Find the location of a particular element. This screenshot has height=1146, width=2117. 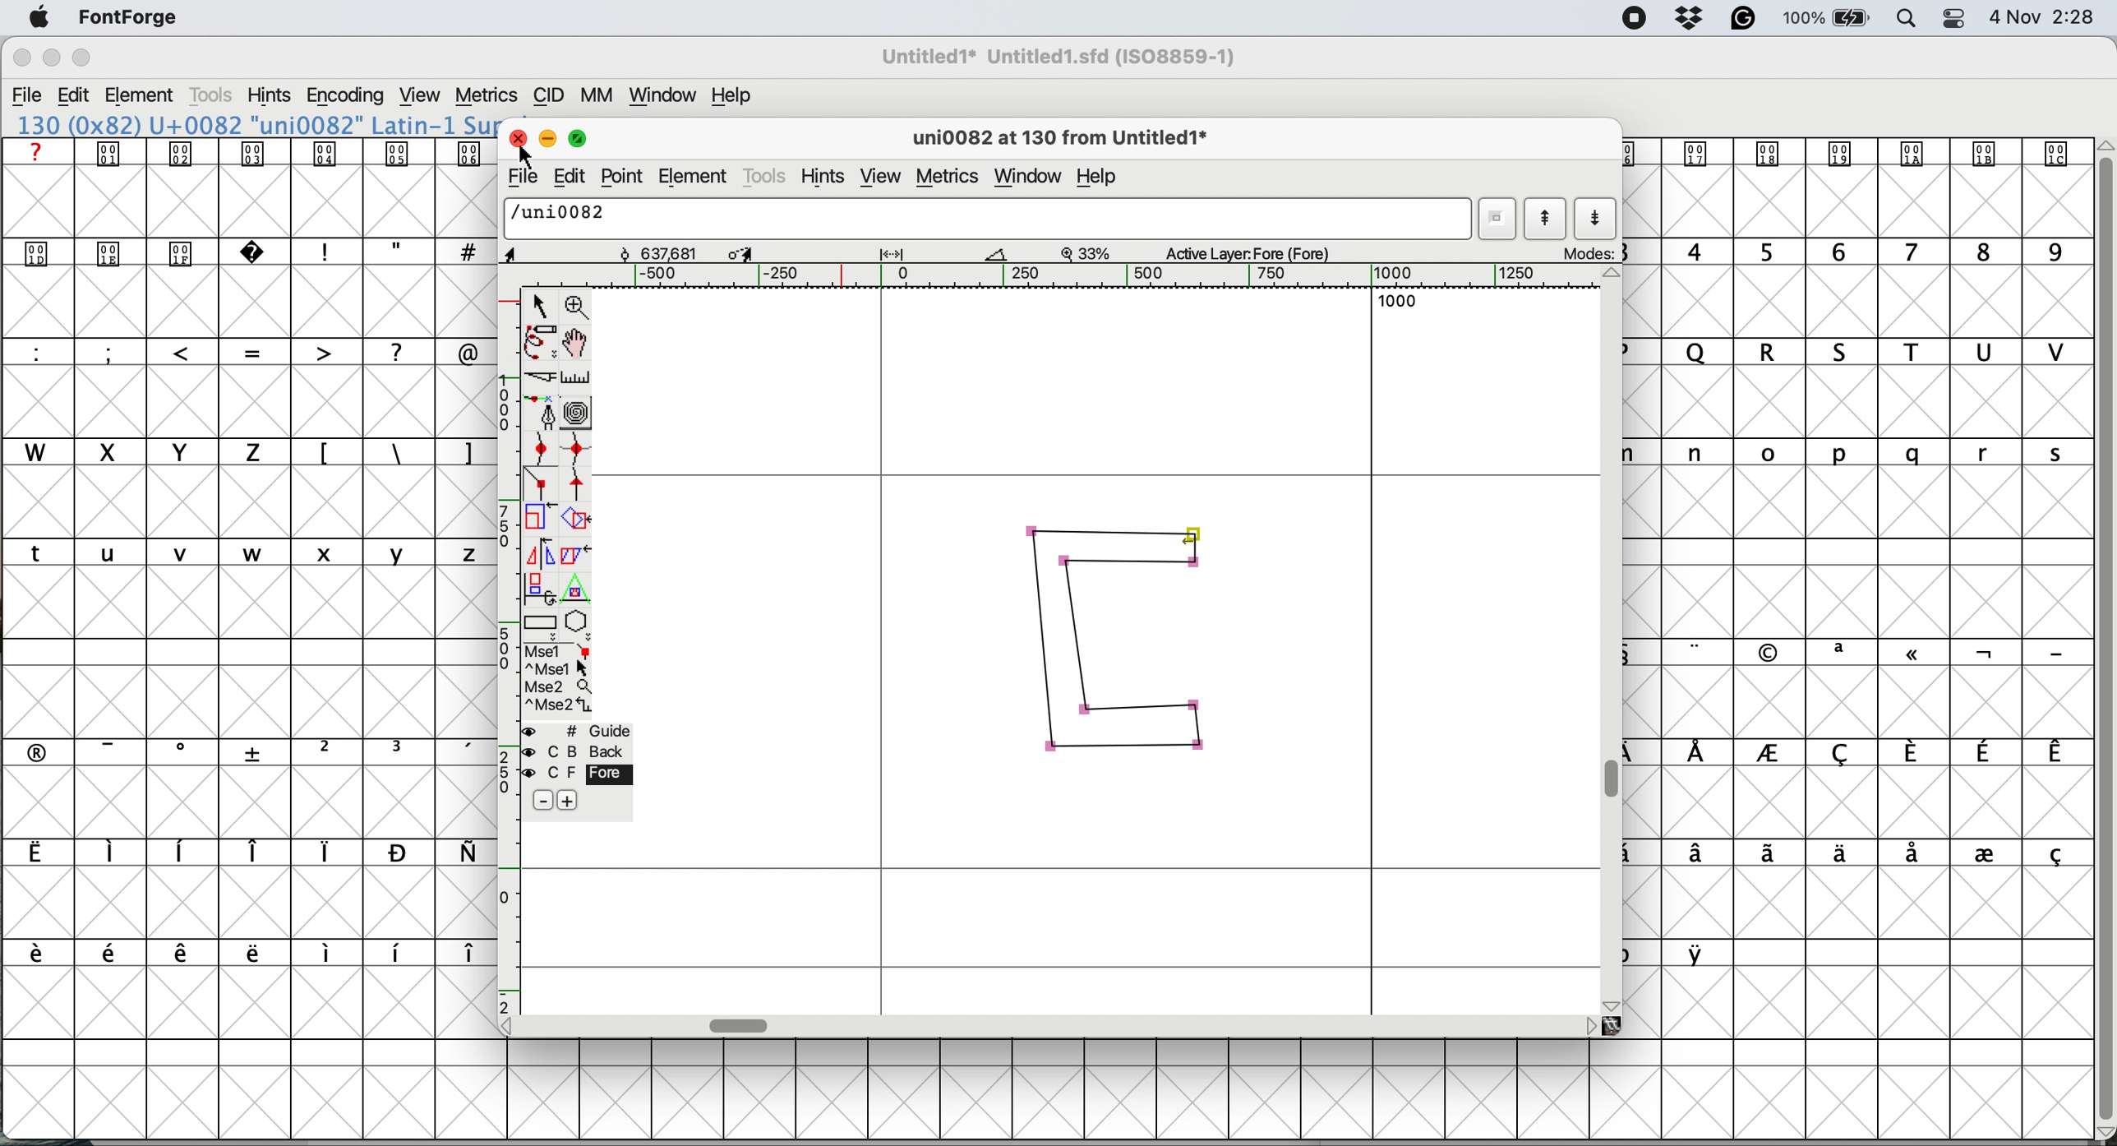

symbols is located at coordinates (261, 751).